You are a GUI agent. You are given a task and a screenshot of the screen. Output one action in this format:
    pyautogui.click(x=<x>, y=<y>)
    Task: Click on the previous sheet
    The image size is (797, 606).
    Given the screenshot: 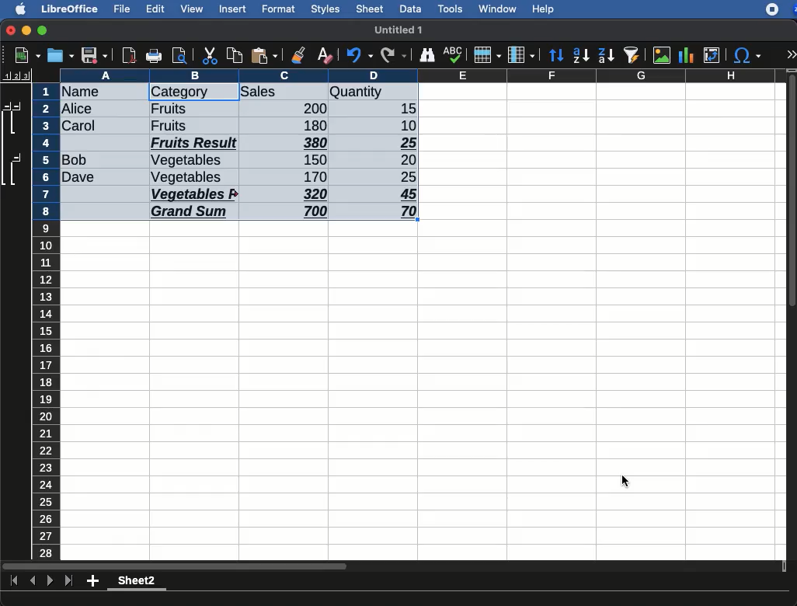 What is the action you would take?
    pyautogui.click(x=34, y=581)
    